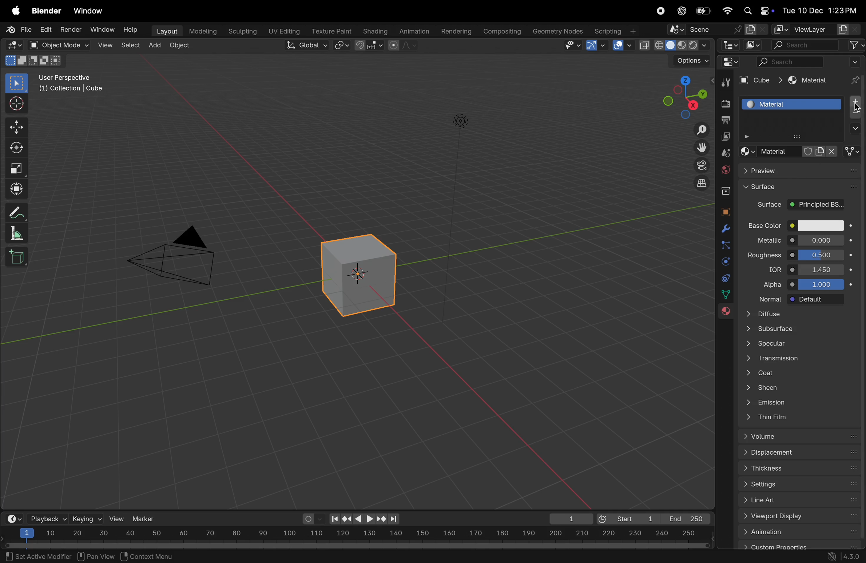 The width and height of the screenshot is (866, 563). I want to click on rendering, so click(454, 31).